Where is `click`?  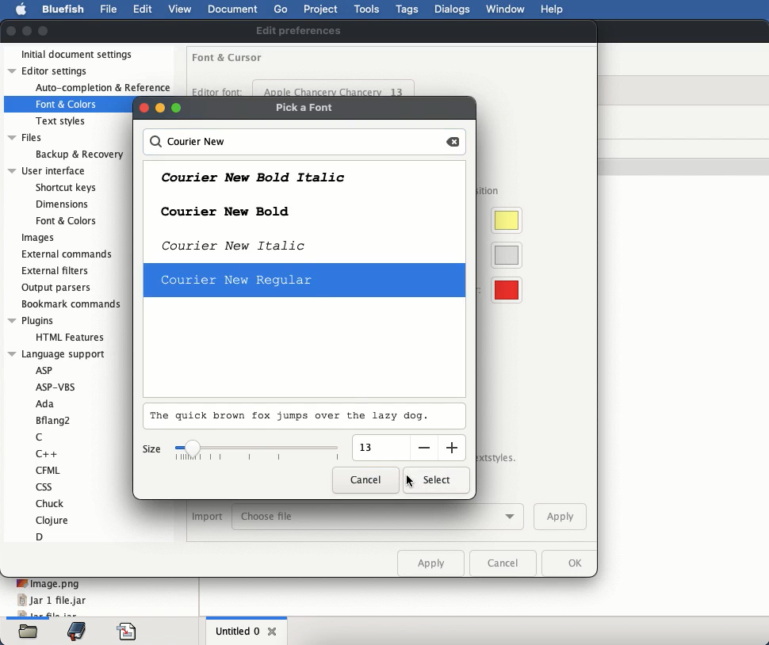
click is located at coordinates (412, 482).